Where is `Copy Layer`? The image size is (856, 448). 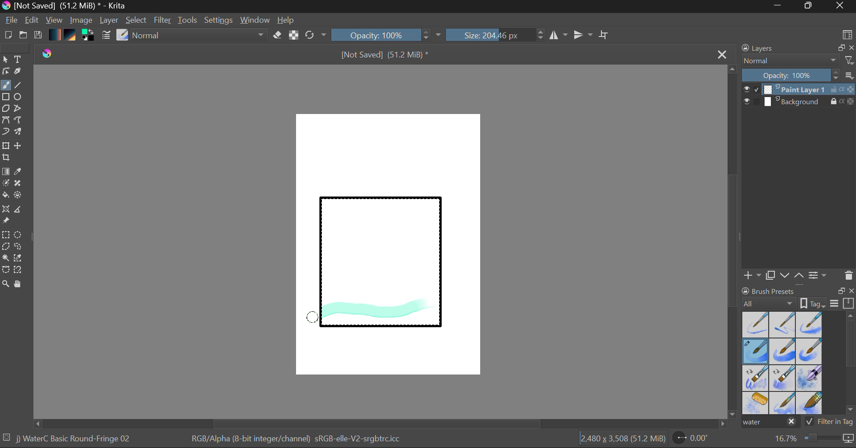
Copy Layer is located at coordinates (771, 276).